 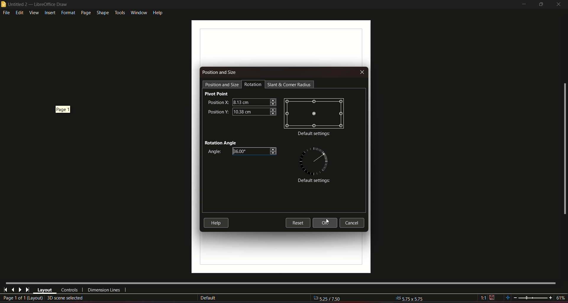 I want to click on Position X, so click(x=217, y=102).